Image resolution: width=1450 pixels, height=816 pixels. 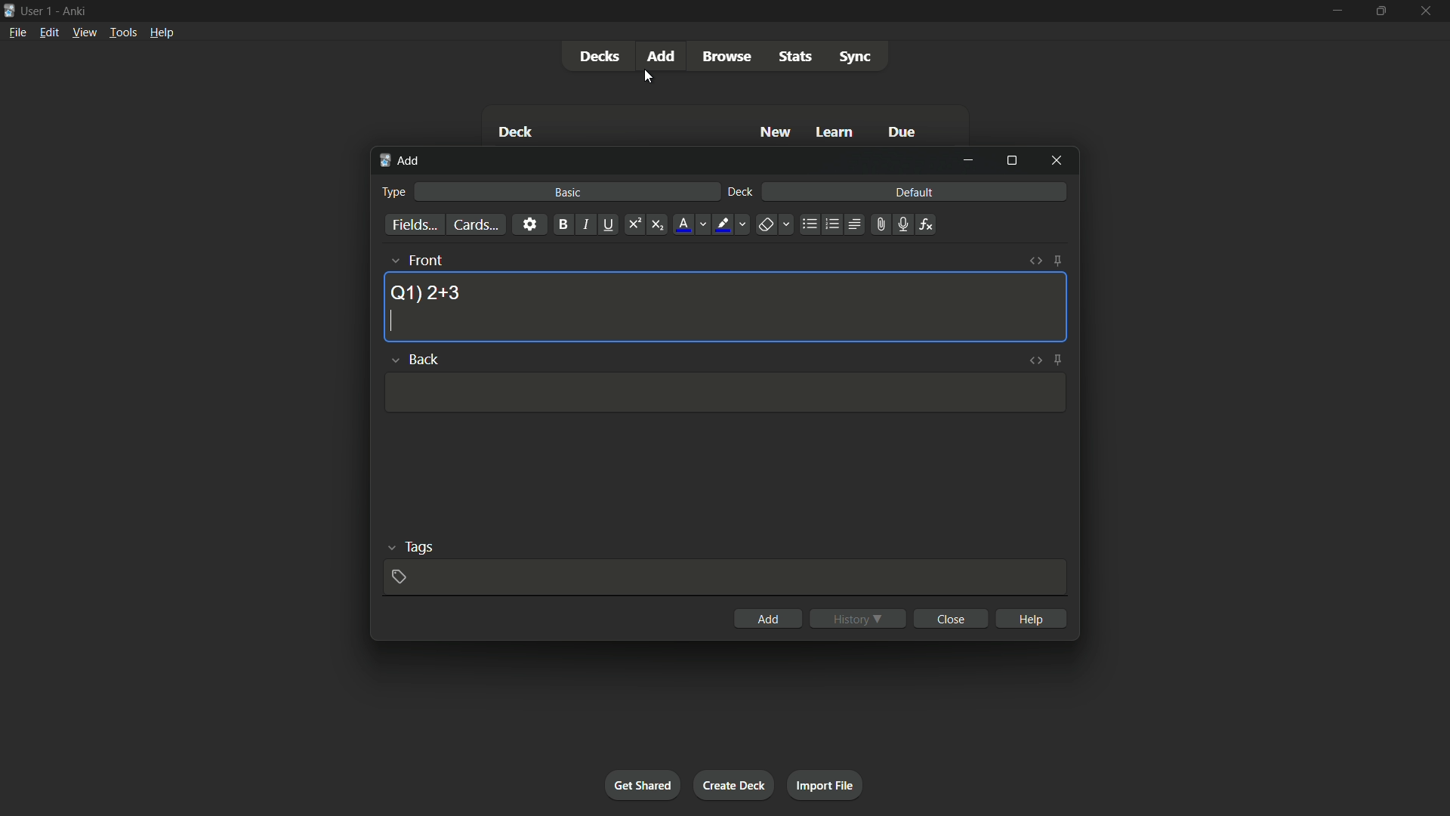 I want to click on record audio, so click(x=902, y=225).